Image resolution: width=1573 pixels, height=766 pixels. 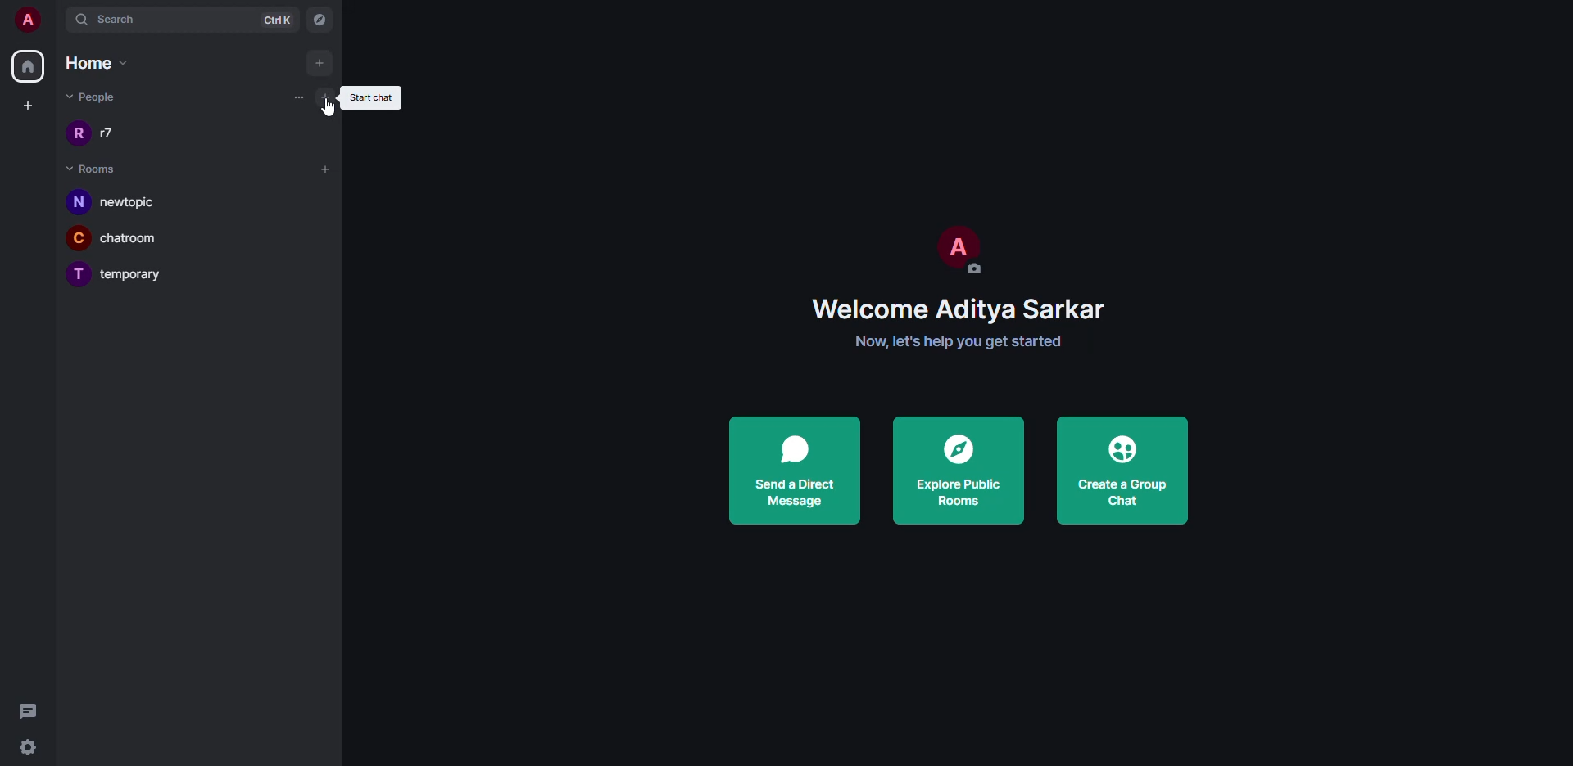 I want to click on ctrlK, so click(x=277, y=20).